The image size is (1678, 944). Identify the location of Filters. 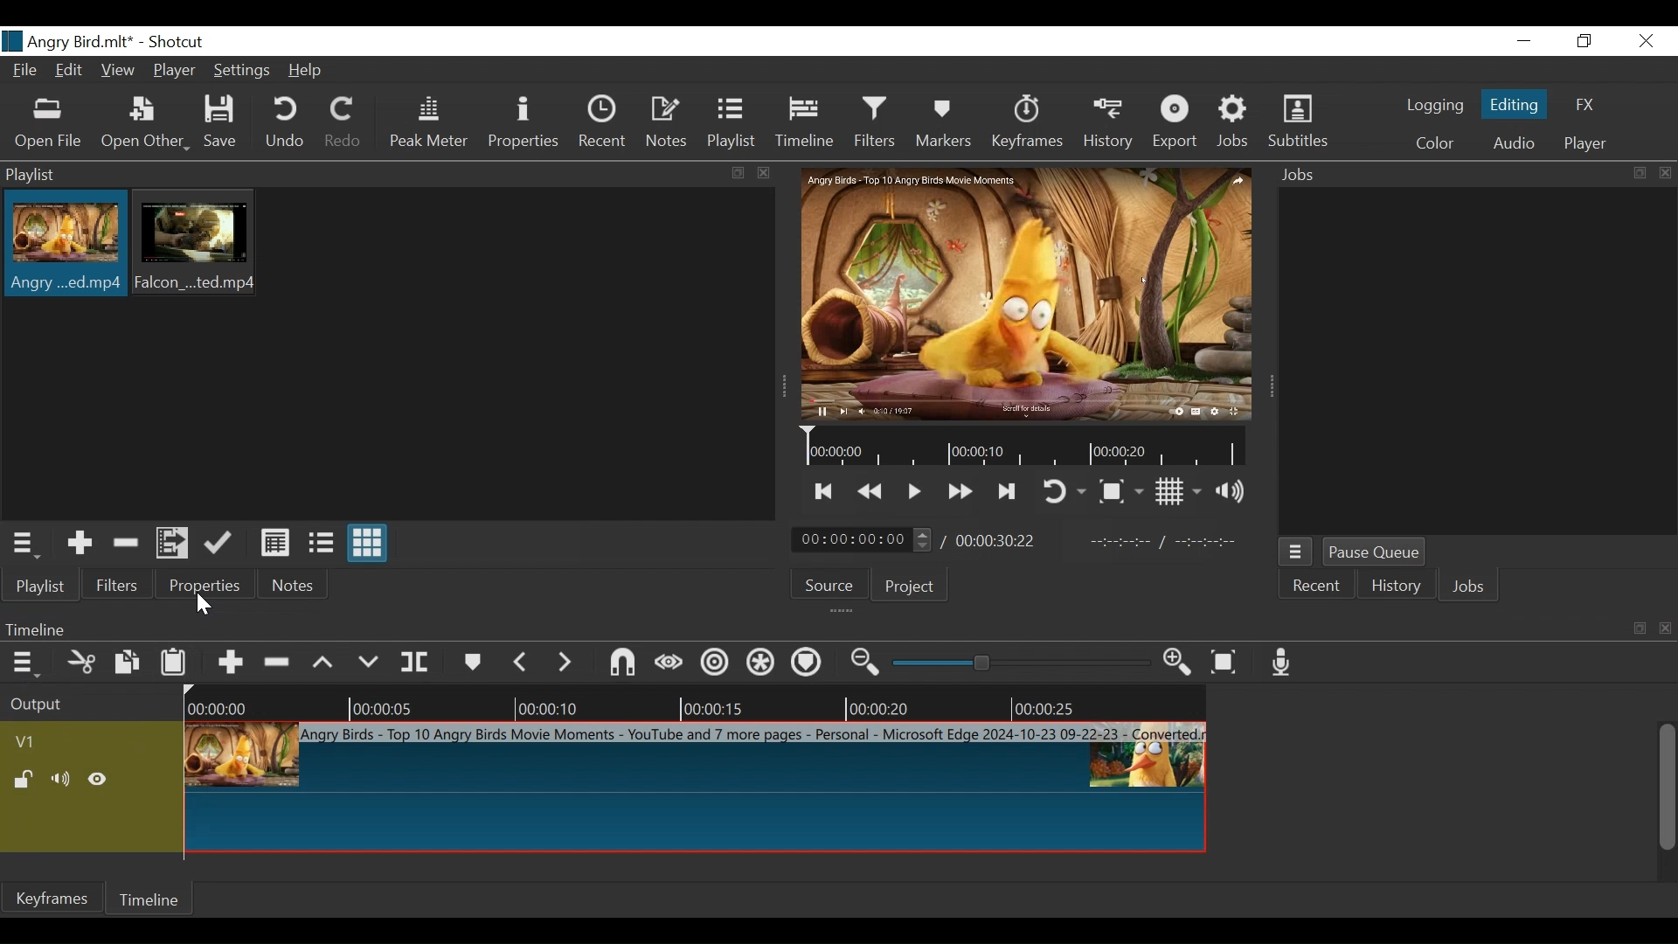
(116, 587).